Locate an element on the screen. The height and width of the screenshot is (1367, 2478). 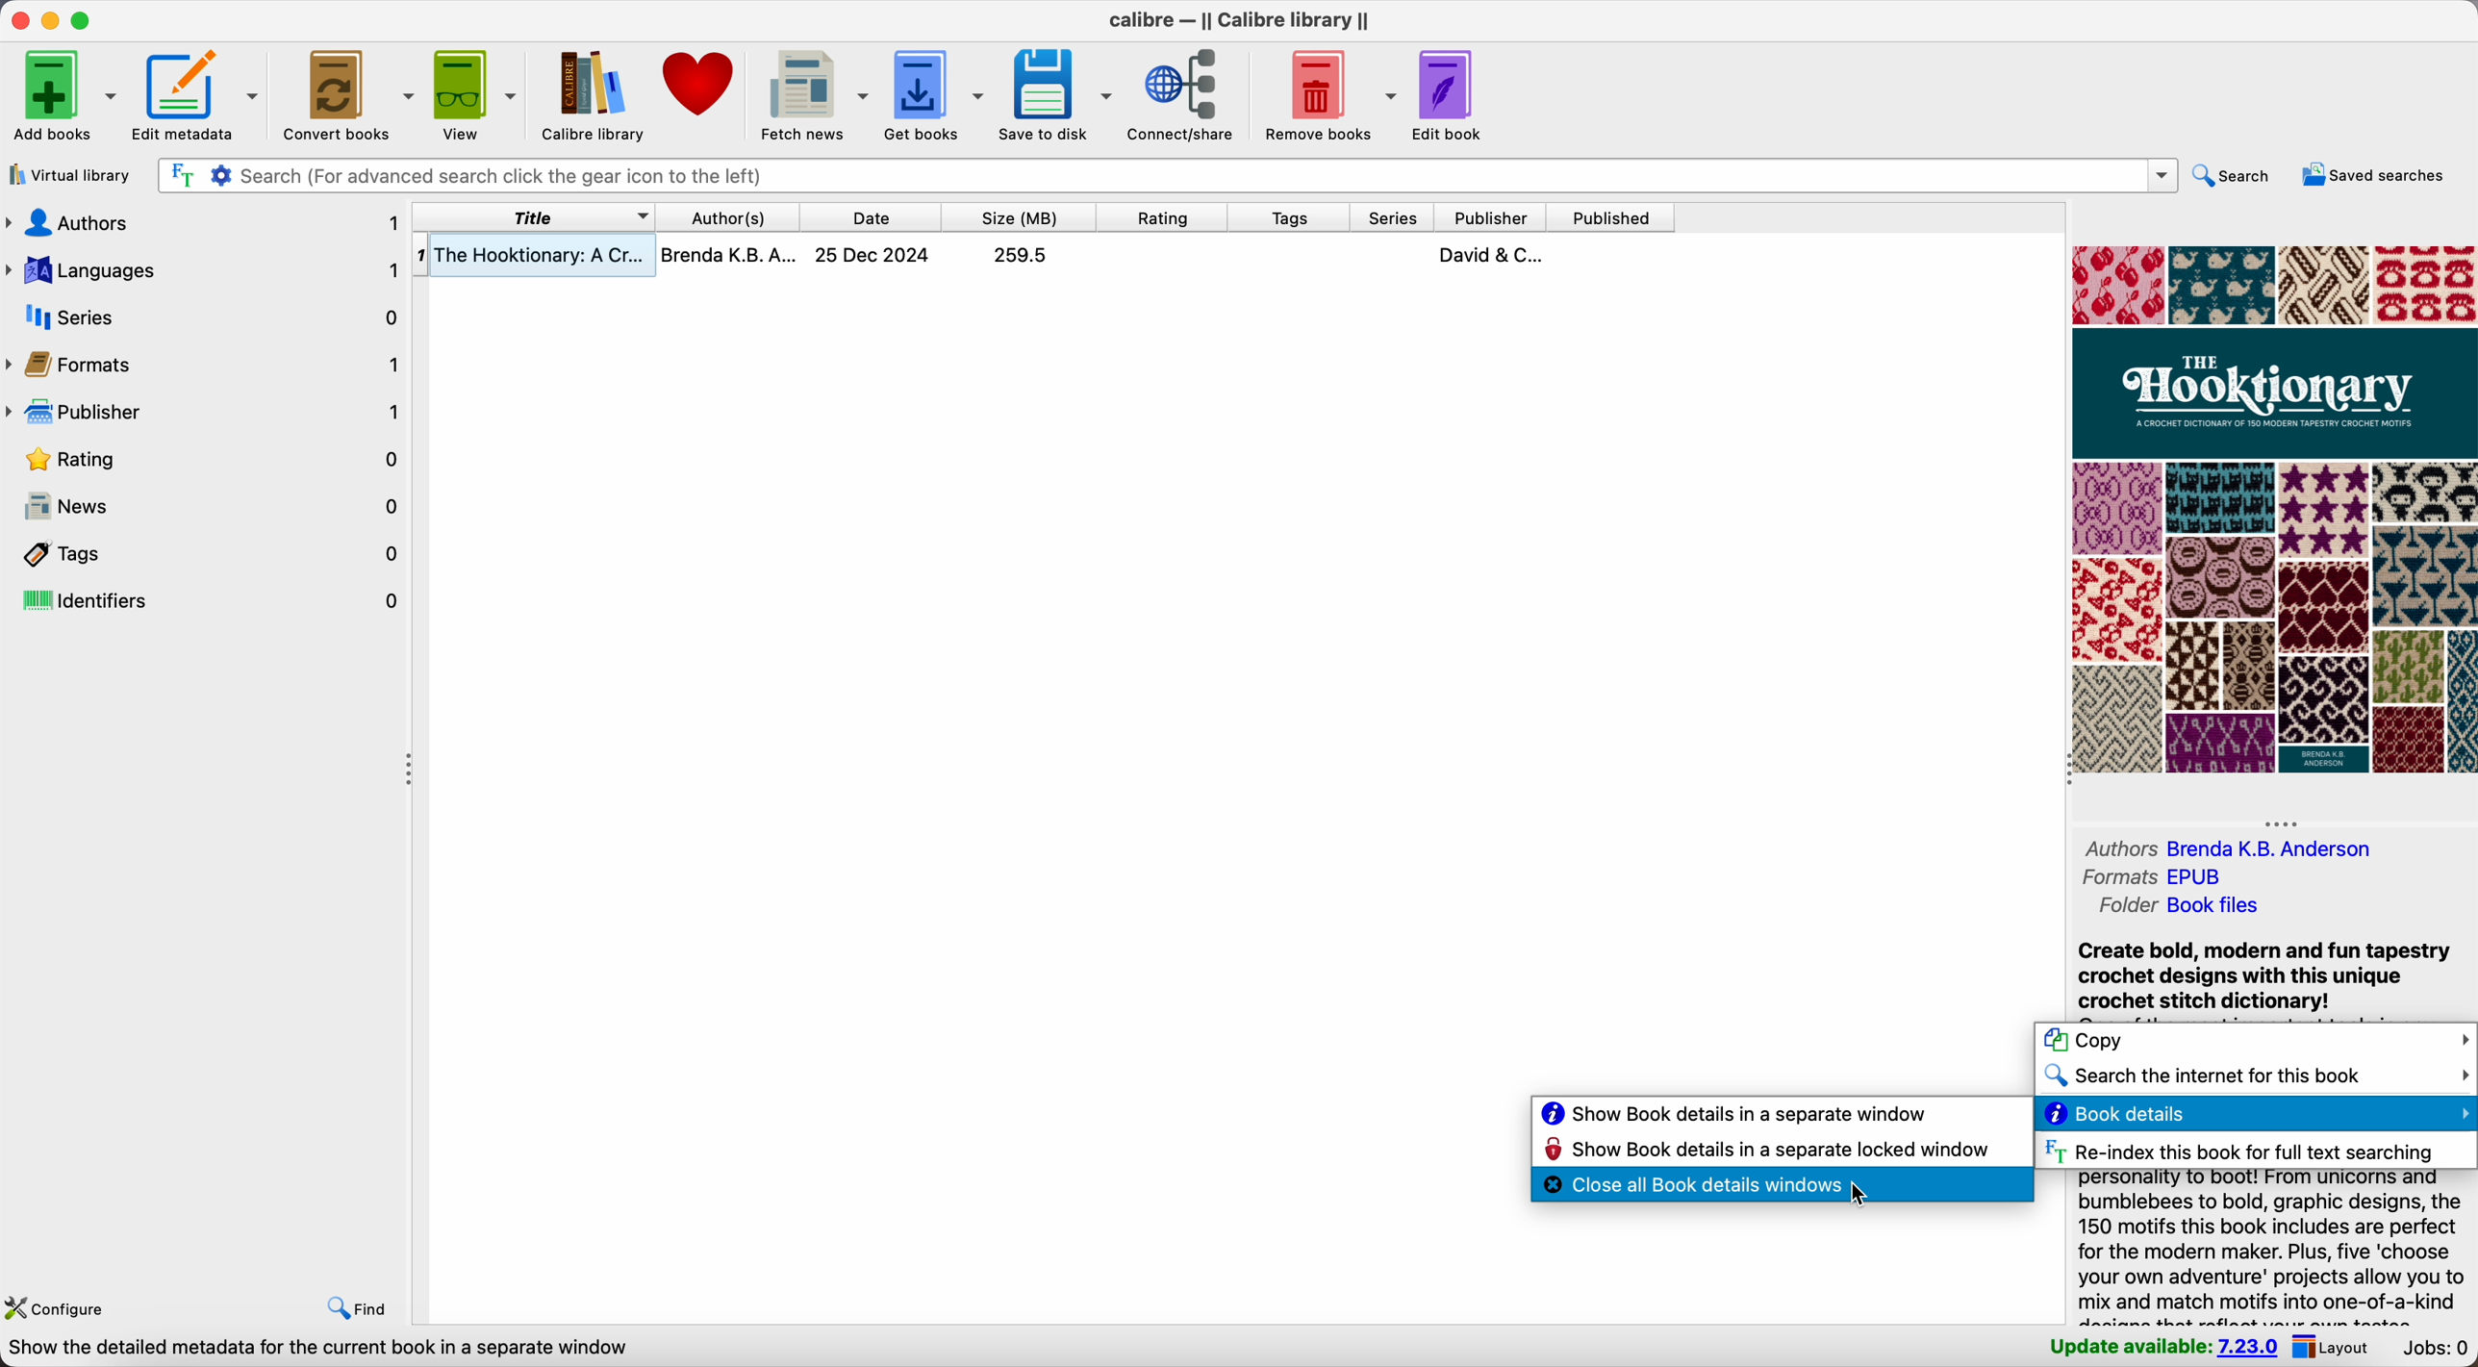
search the internet for this book is located at coordinates (2255, 1078).